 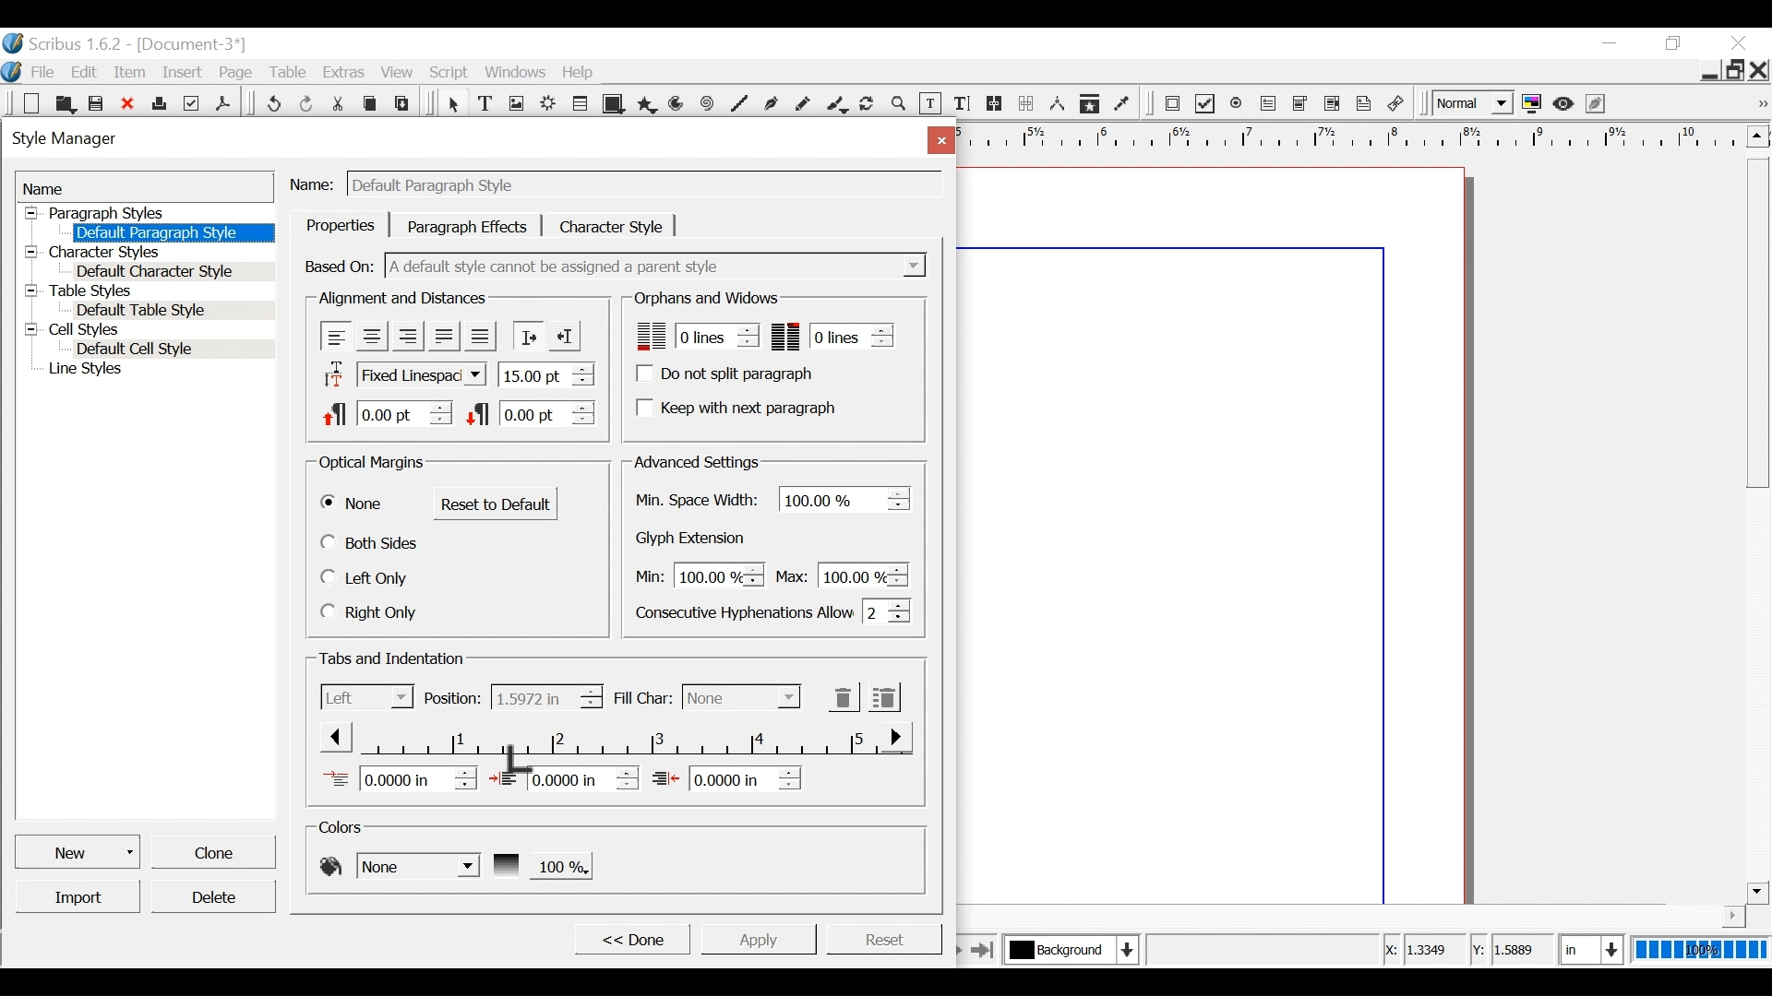 I want to click on Ensure that the first line of the paragraph wont end up seperated, so click(x=694, y=336).